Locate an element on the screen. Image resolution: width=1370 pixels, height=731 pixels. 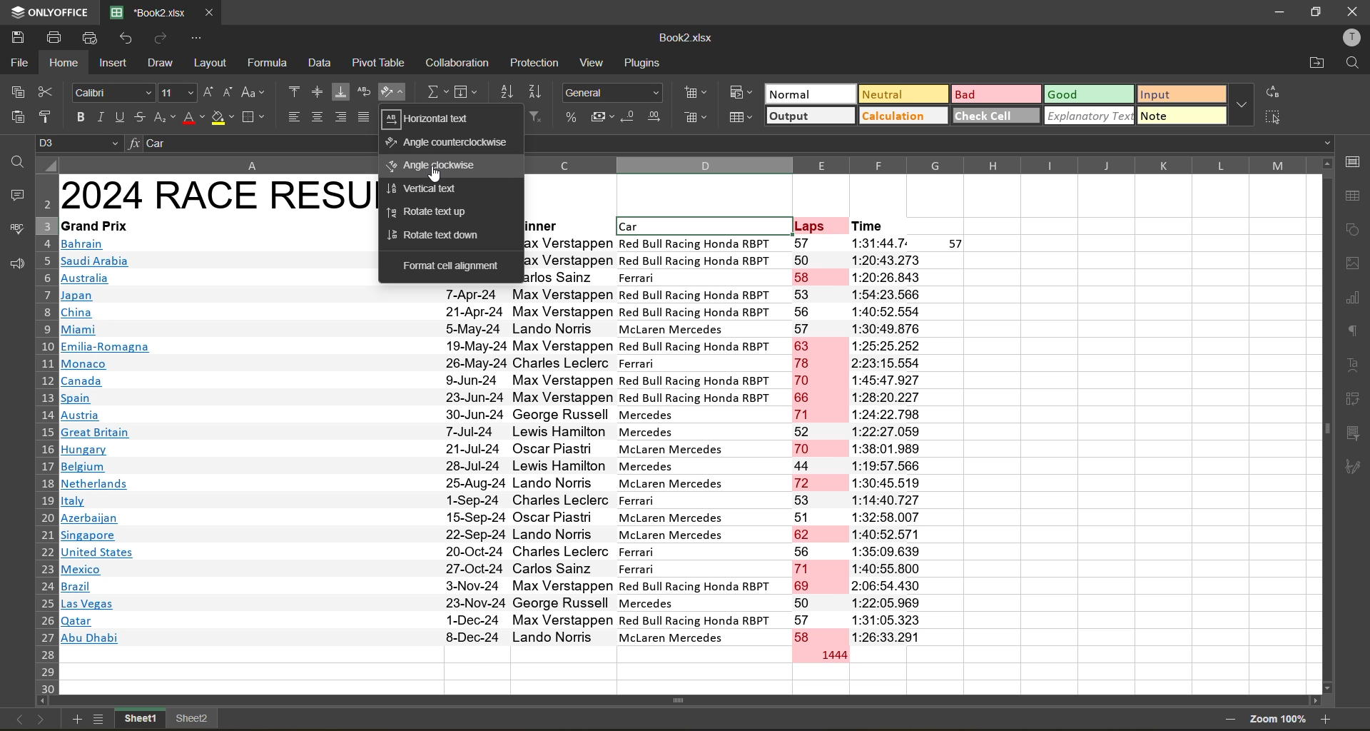
orientation is located at coordinates (390, 92).